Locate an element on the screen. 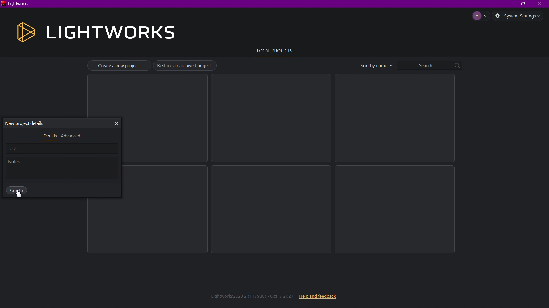  Help and feedback is located at coordinates (317, 296).